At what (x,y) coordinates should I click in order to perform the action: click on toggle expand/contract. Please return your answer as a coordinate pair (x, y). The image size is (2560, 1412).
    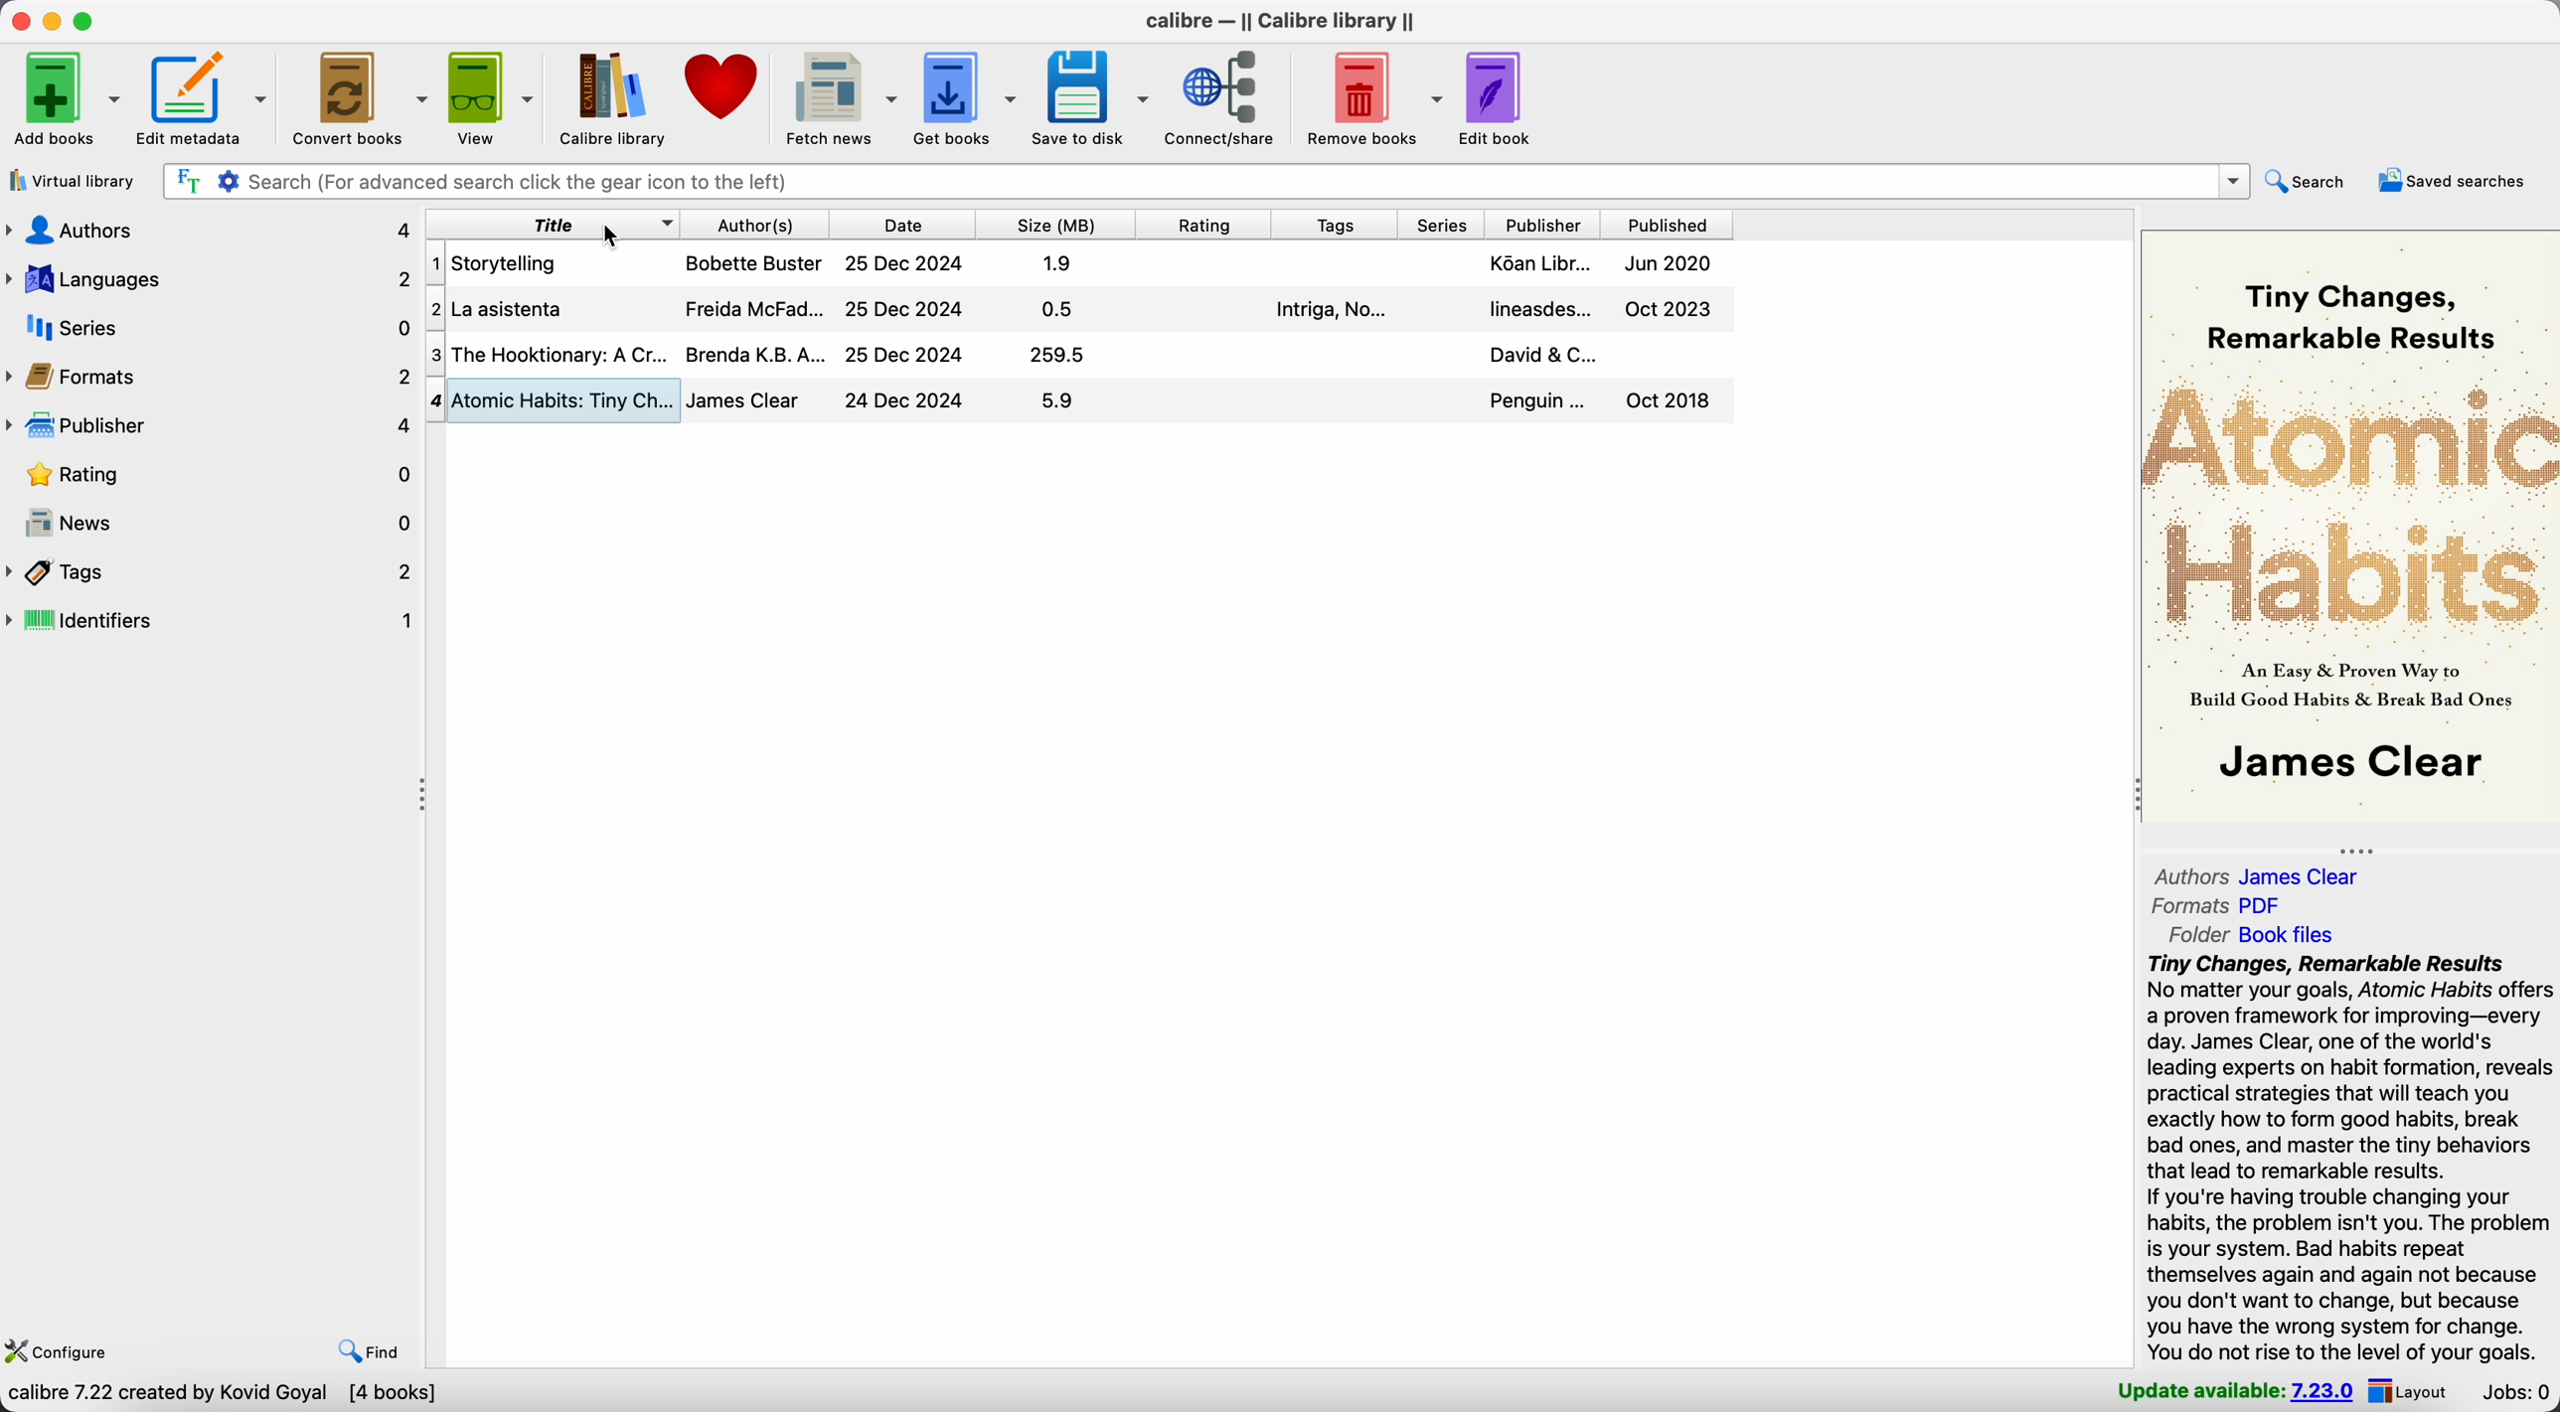
    Looking at the image, I should click on (2137, 793).